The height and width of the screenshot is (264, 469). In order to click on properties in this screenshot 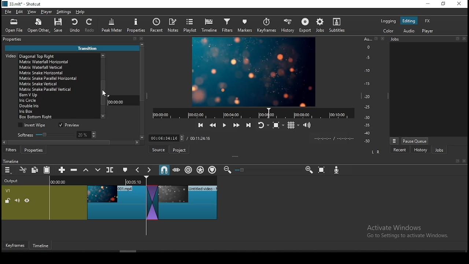, I will do `click(136, 25)`.